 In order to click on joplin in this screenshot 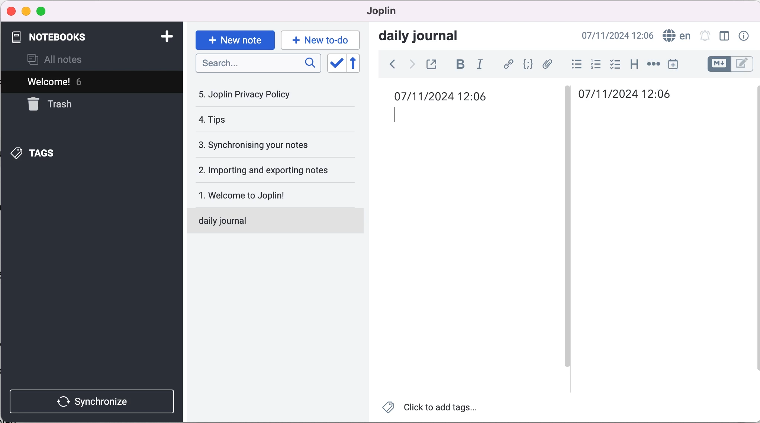, I will do `click(393, 12)`.